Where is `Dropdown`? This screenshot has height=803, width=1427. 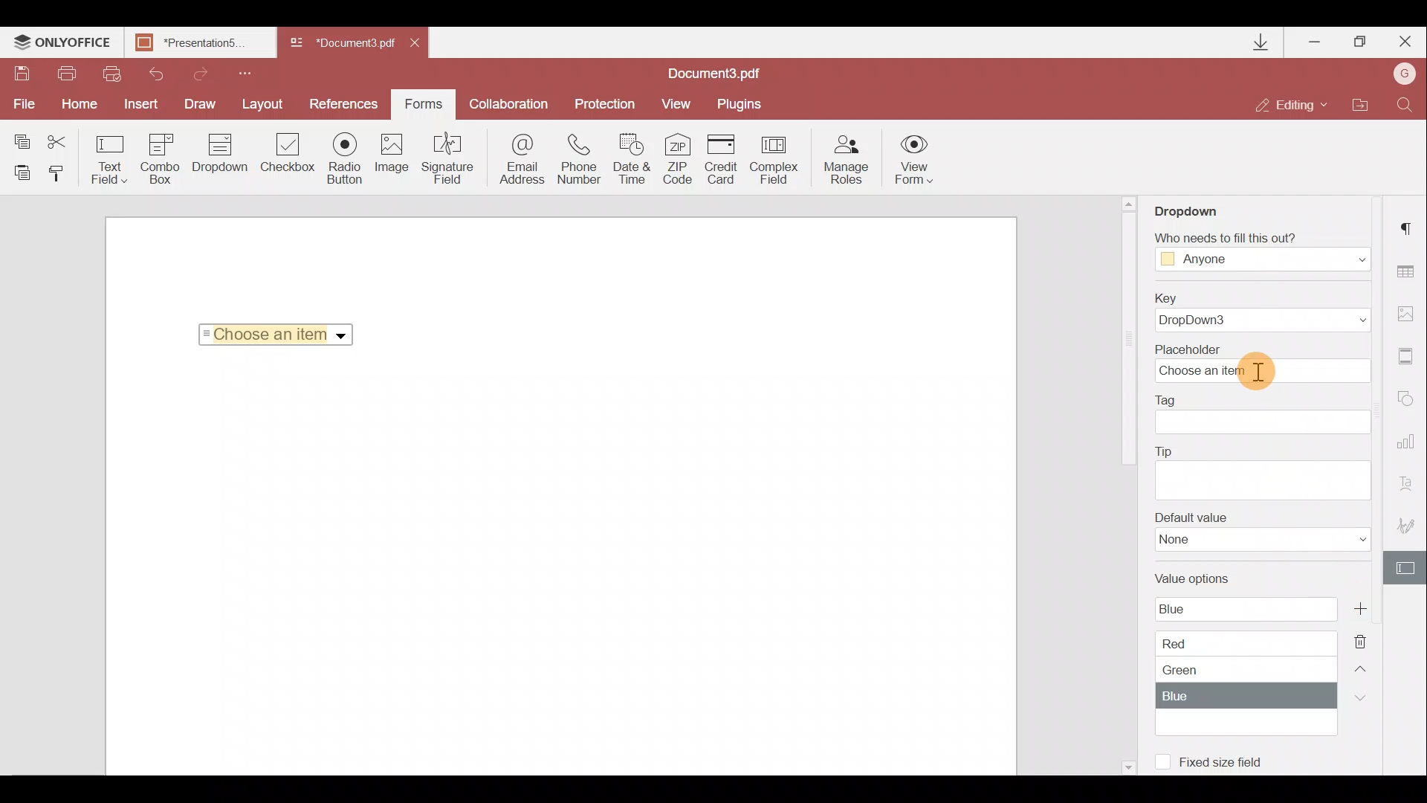 Dropdown is located at coordinates (343, 336).